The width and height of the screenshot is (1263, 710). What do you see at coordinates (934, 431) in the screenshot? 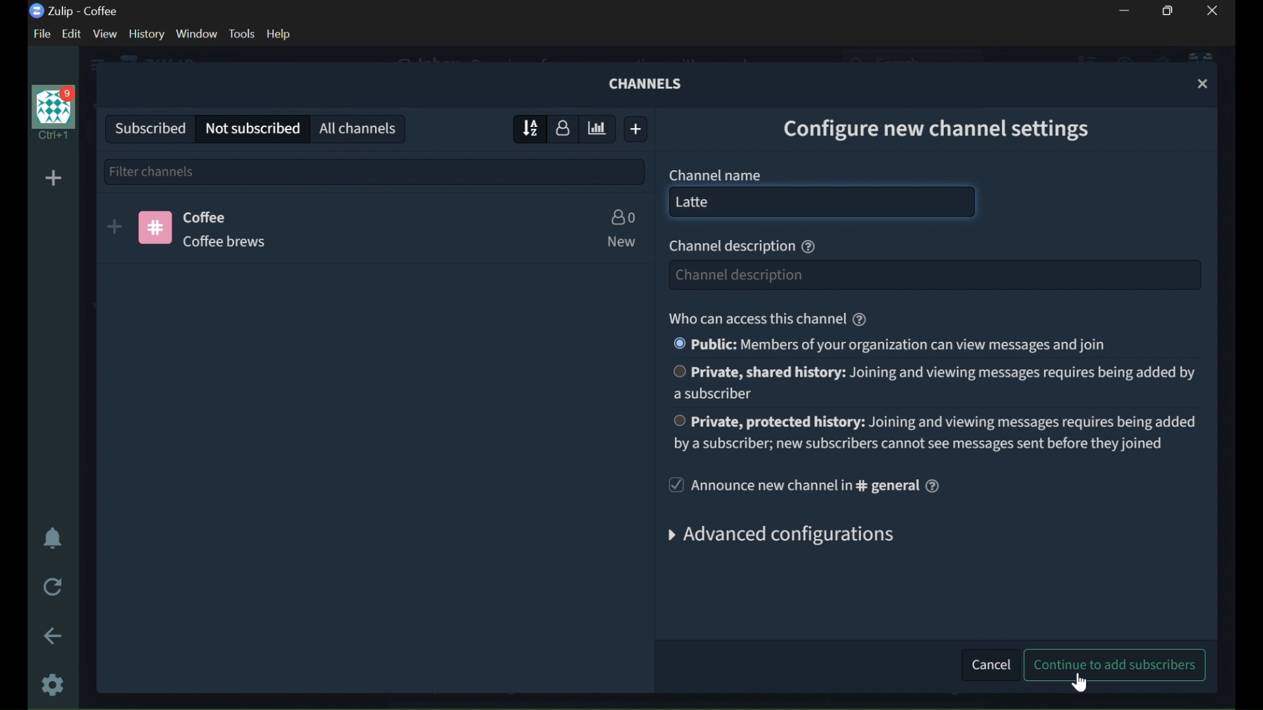
I see `Private protected history: joining and viewing messages requires being entered by a subscriber new subscribers cannot see messages sent before they joined` at bounding box center [934, 431].